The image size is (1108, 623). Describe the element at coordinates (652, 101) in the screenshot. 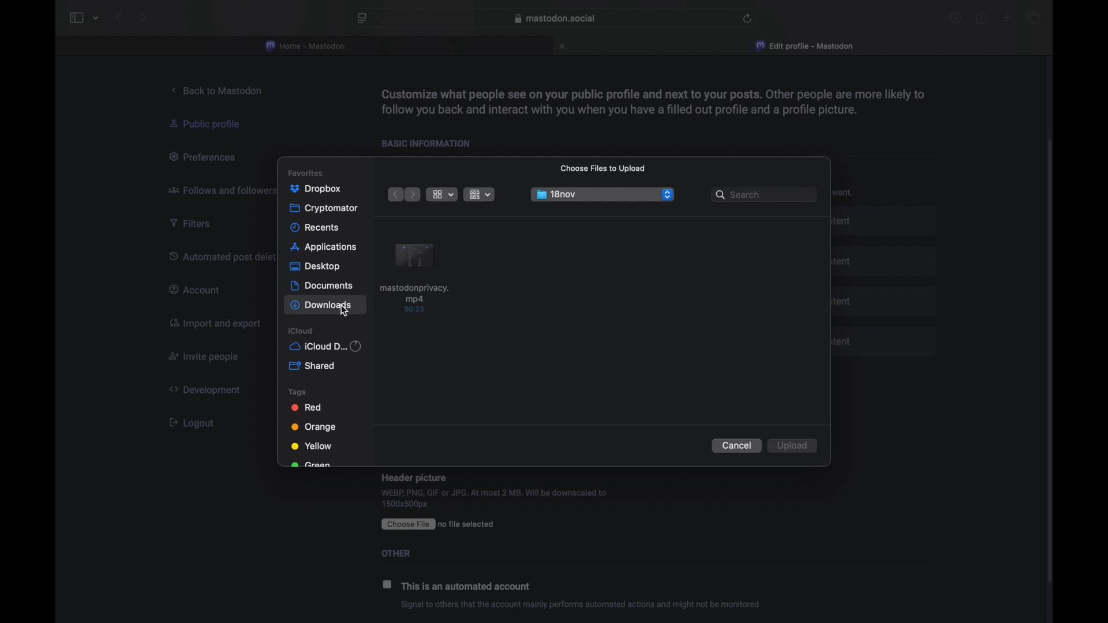

I see `info` at that location.